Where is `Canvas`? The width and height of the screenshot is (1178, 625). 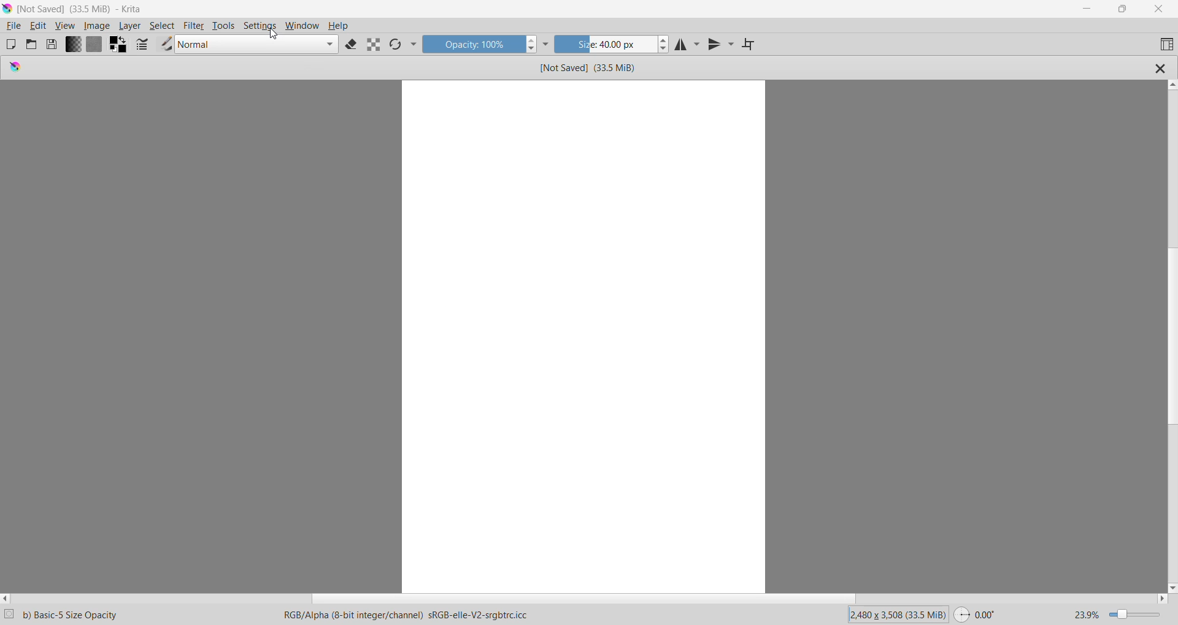 Canvas is located at coordinates (583, 335).